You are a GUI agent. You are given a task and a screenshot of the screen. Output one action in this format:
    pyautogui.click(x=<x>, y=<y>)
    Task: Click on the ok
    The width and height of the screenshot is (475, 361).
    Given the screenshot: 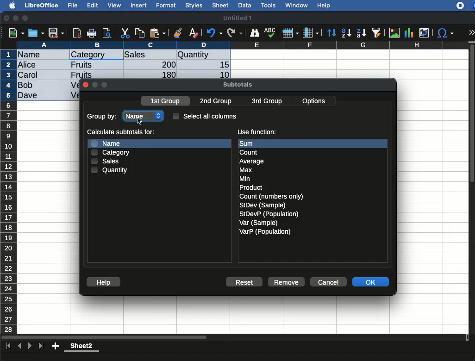 What is the action you would take?
    pyautogui.click(x=372, y=283)
    